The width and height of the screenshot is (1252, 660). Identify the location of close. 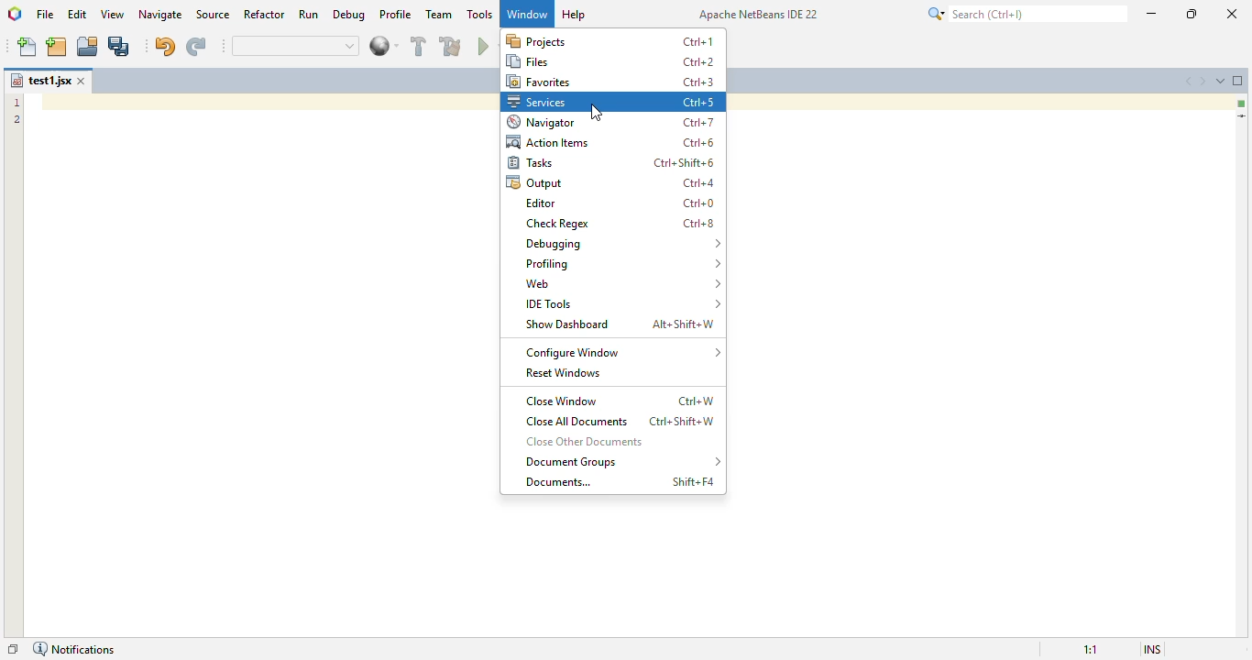
(82, 81).